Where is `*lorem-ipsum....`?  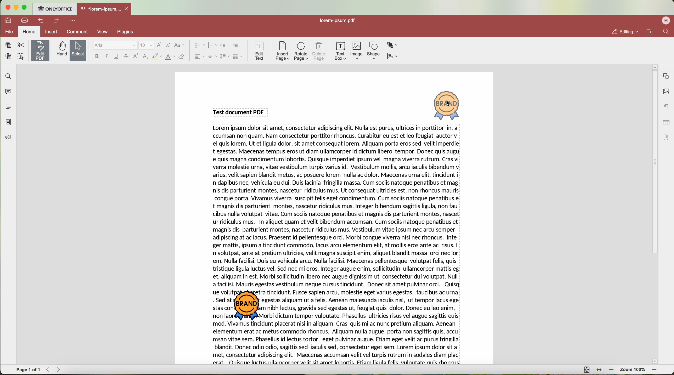 *lorem-ipsum.... is located at coordinates (100, 8).